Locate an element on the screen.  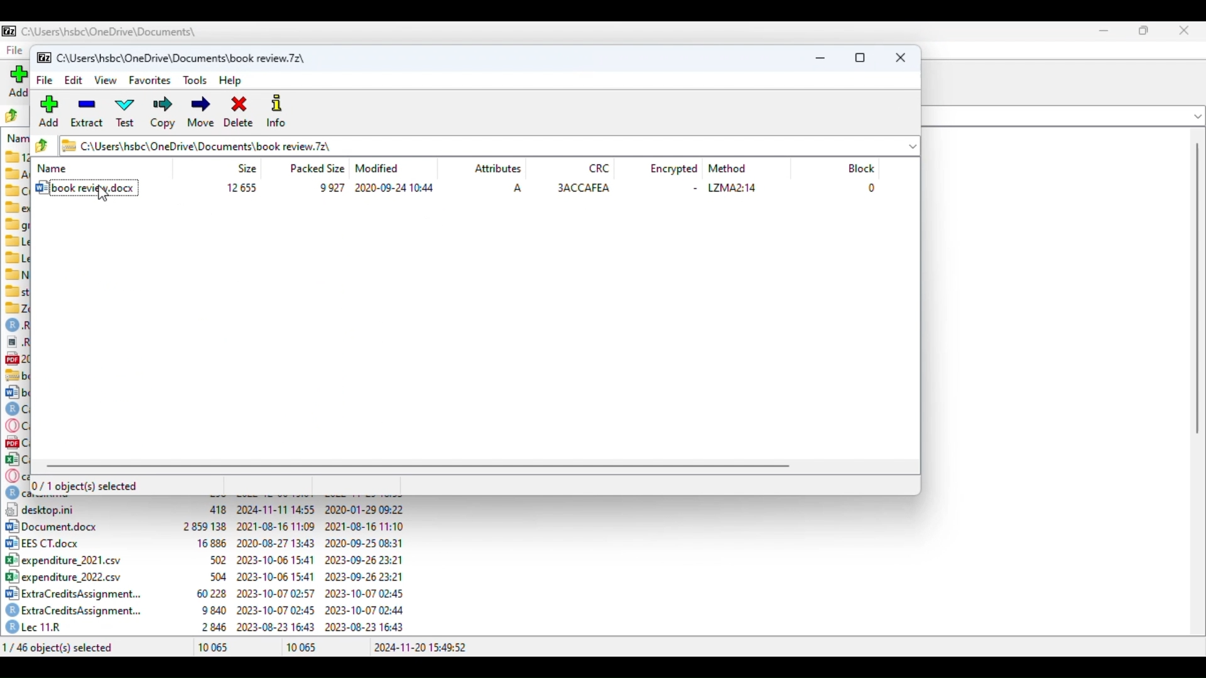
12] desktop.ini 418 2024-11-11 14:55 2020-01-29 09:22 is located at coordinates (204, 509).